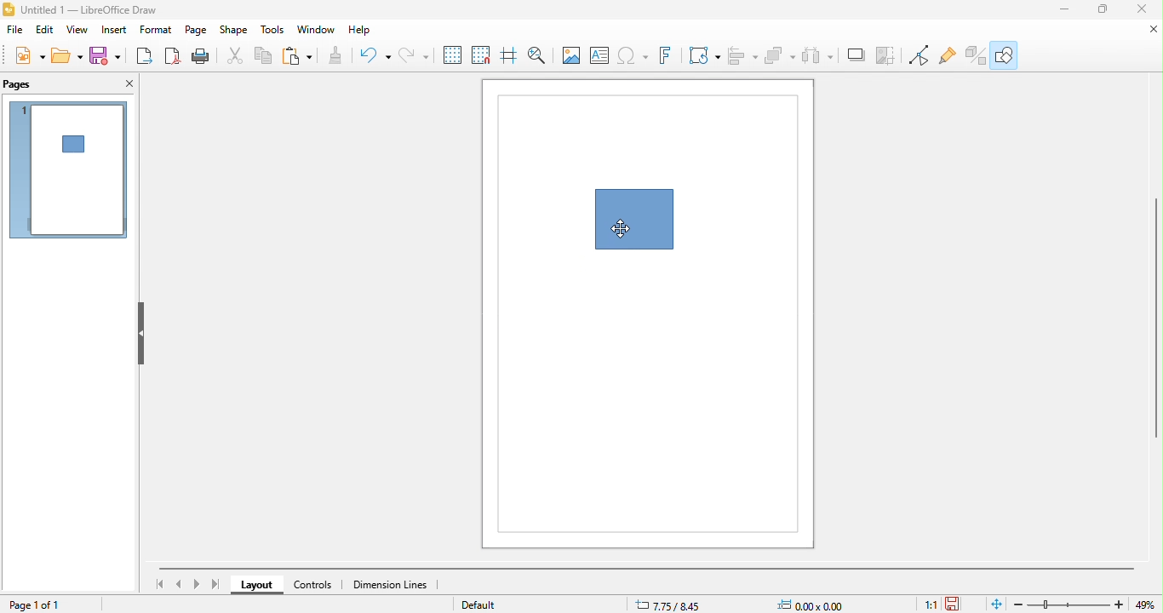 The image size is (1163, 613). Describe the element at coordinates (959, 604) in the screenshot. I see `the document has been modified since the last save` at that location.